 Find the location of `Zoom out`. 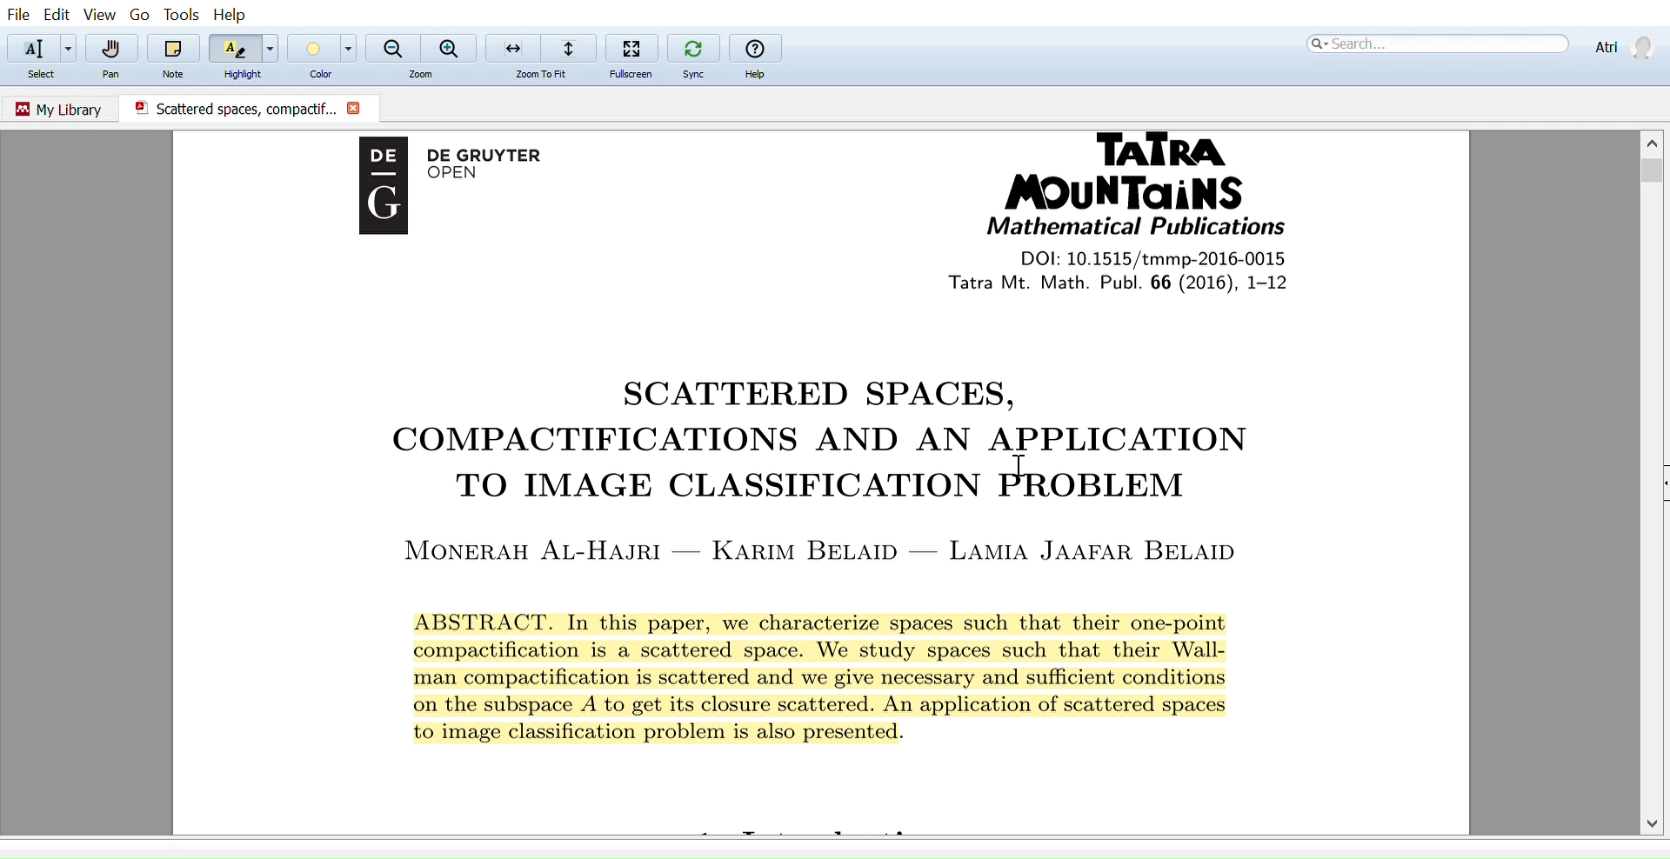

Zoom out is located at coordinates (393, 46).